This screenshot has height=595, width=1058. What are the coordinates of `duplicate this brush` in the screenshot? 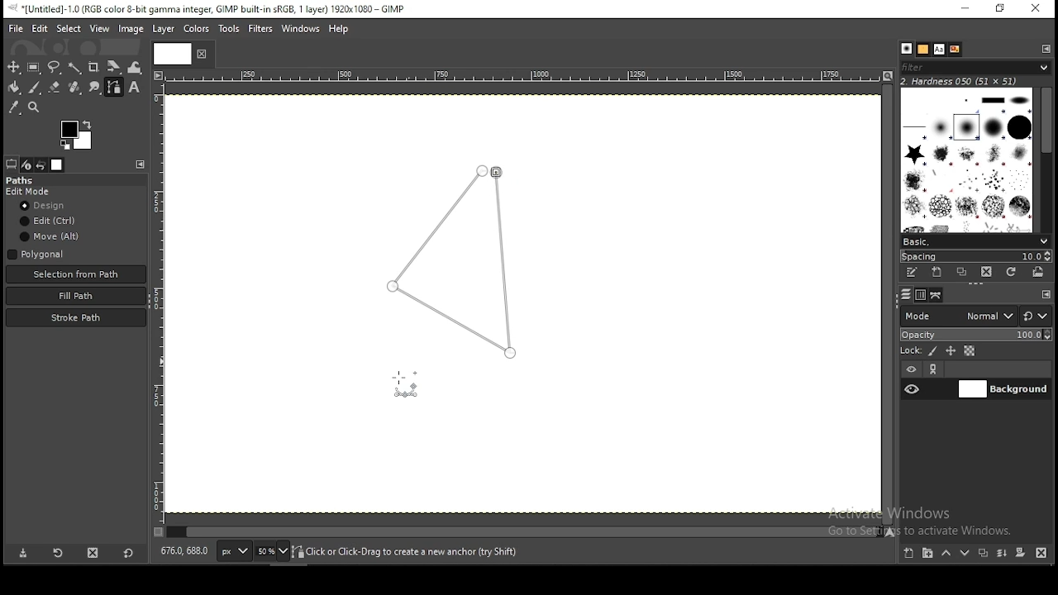 It's located at (962, 272).